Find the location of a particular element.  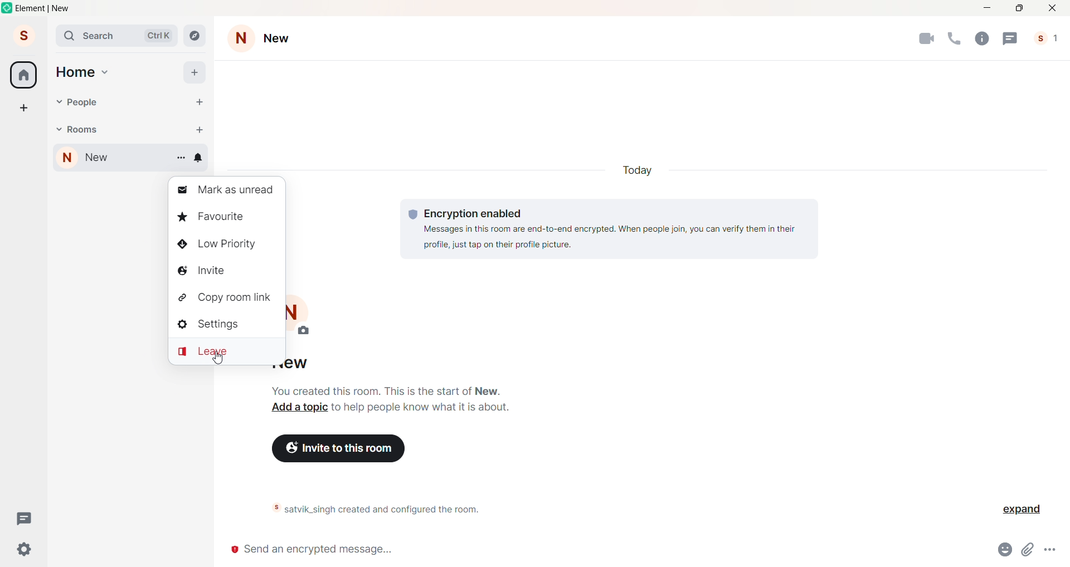

Create a Space is located at coordinates (23, 106).